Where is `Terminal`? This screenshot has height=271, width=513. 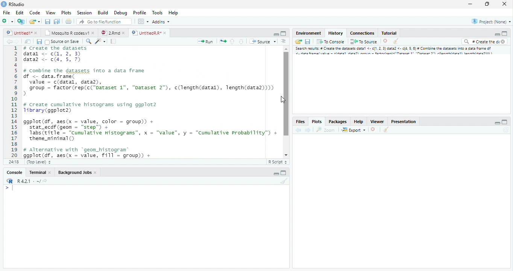
Terminal is located at coordinates (40, 172).